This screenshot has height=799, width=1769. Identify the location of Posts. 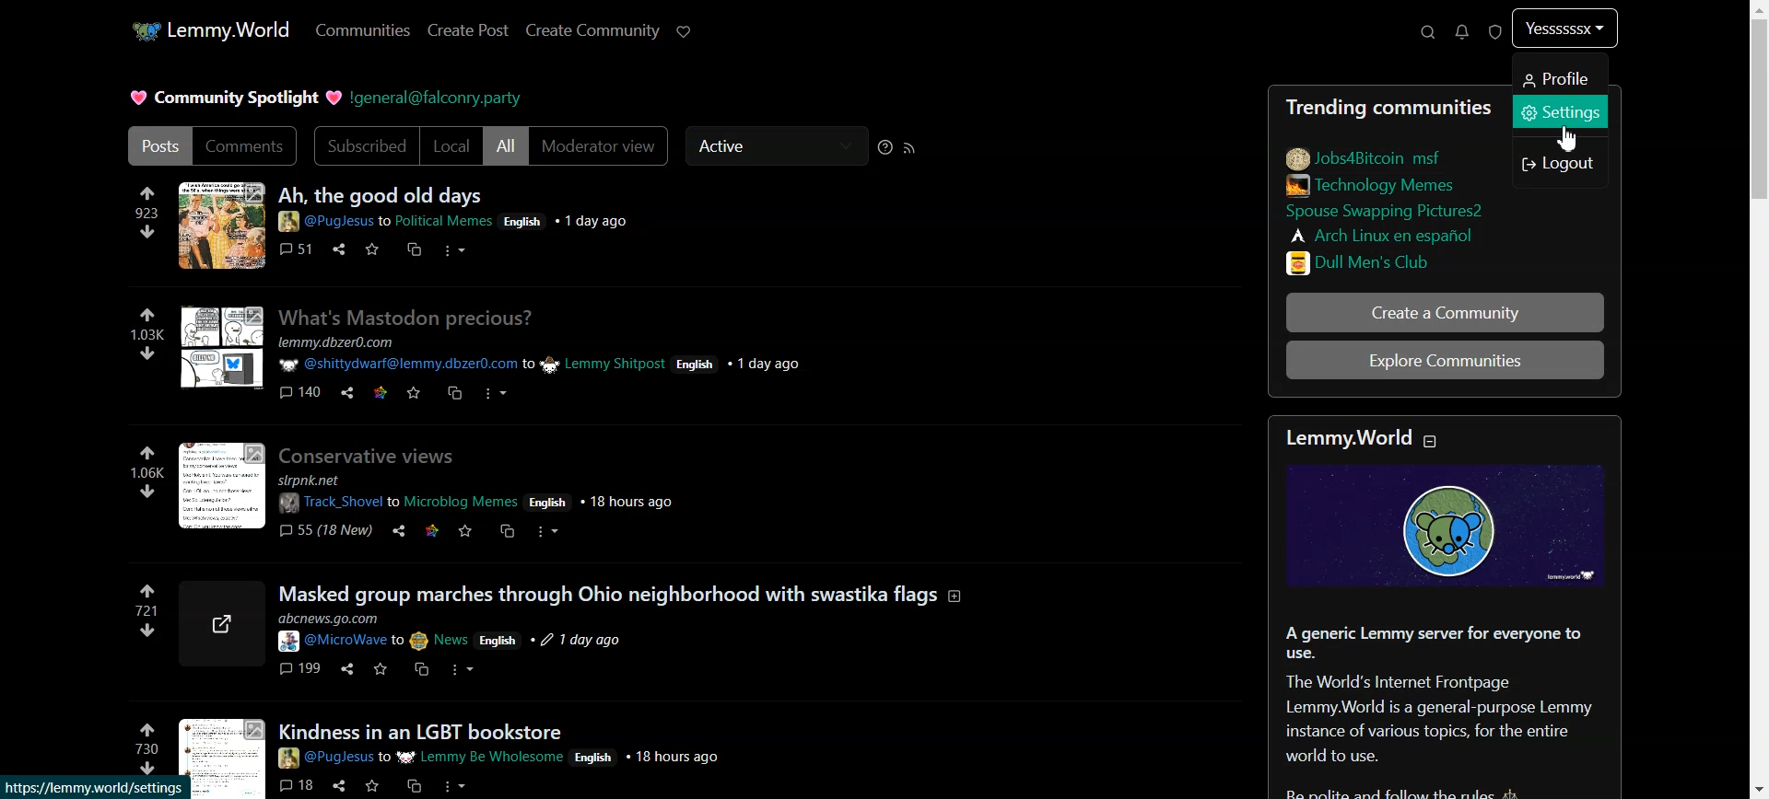
(156, 145).